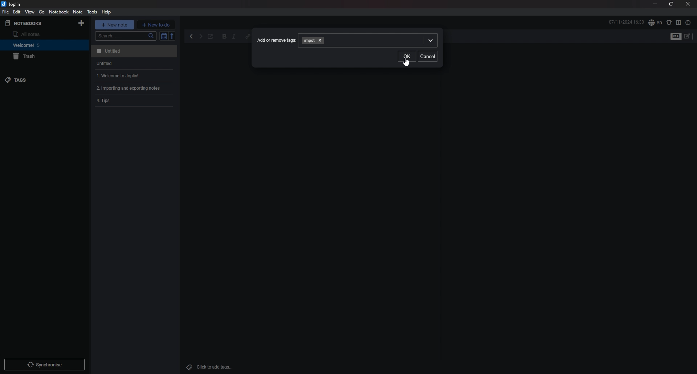 This screenshot has width=697, height=374. I want to click on toggle editor layout, so click(678, 23).